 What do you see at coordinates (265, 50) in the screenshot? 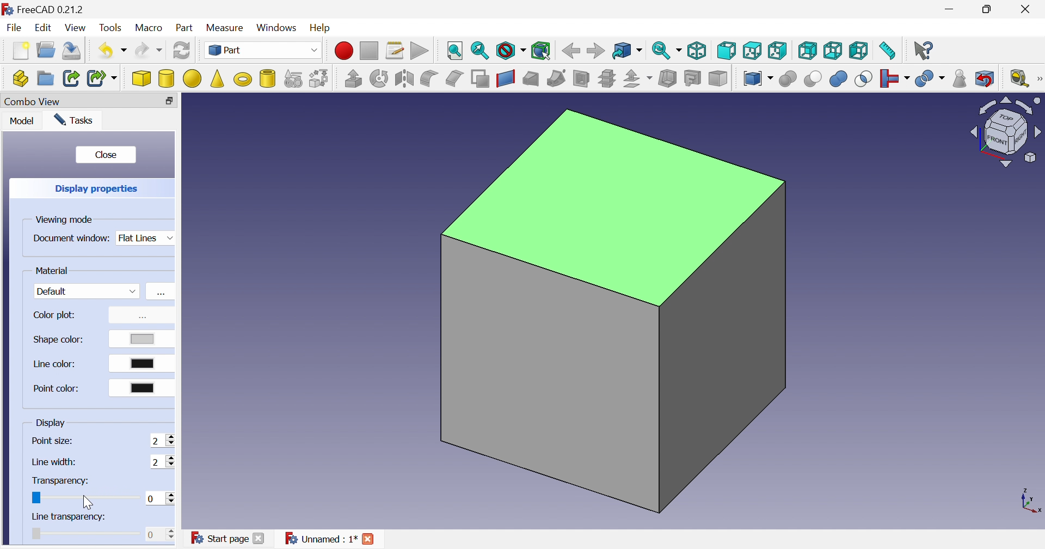
I see `Switch between workbenches` at bounding box center [265, 50].